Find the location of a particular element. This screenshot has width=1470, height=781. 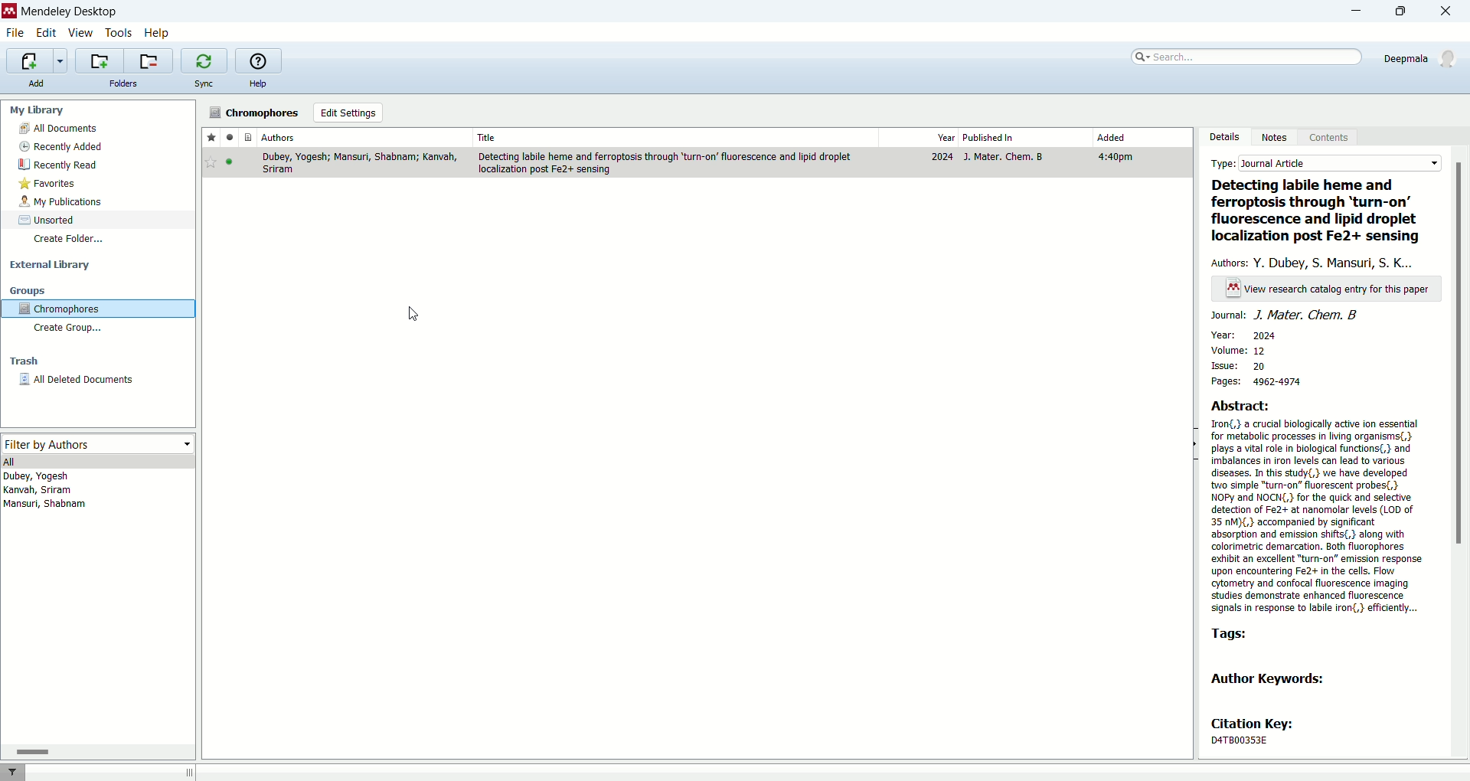

text is located at coordinates (1328, 289).